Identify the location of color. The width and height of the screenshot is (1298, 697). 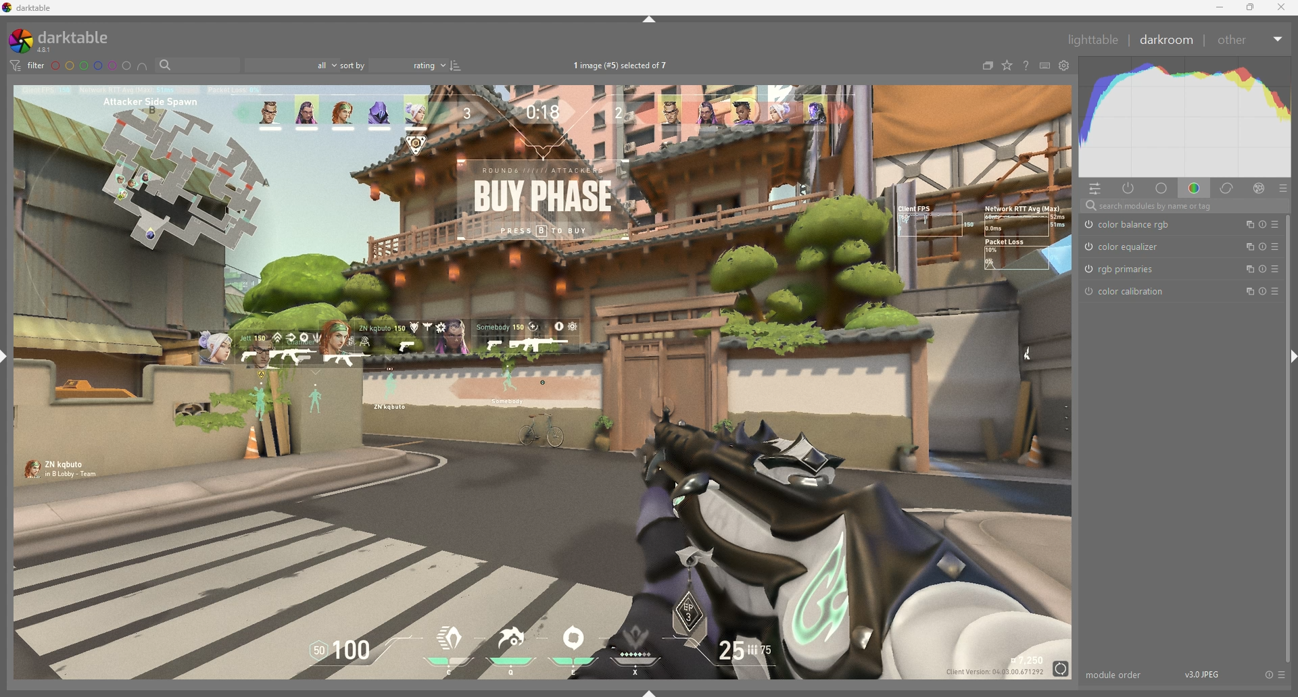
(1196, 189).